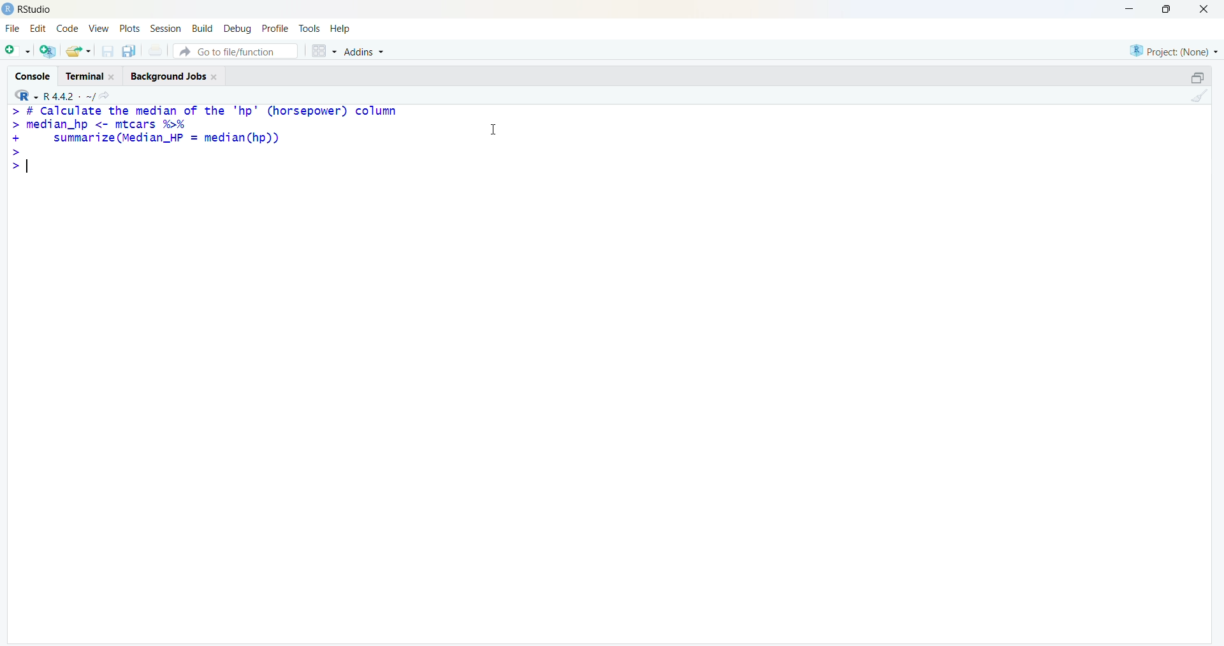  I want to click on edit, so click(38, 28).